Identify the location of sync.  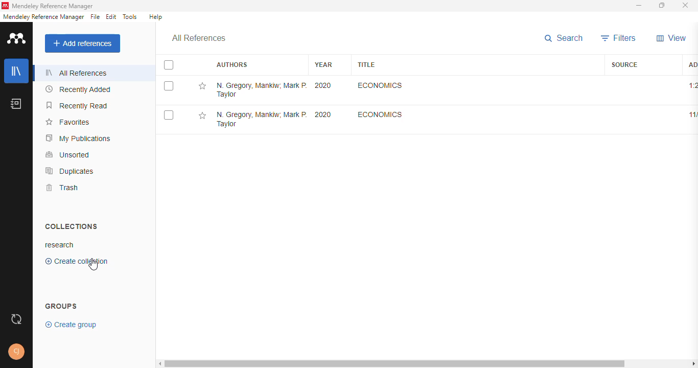
(16, 319).